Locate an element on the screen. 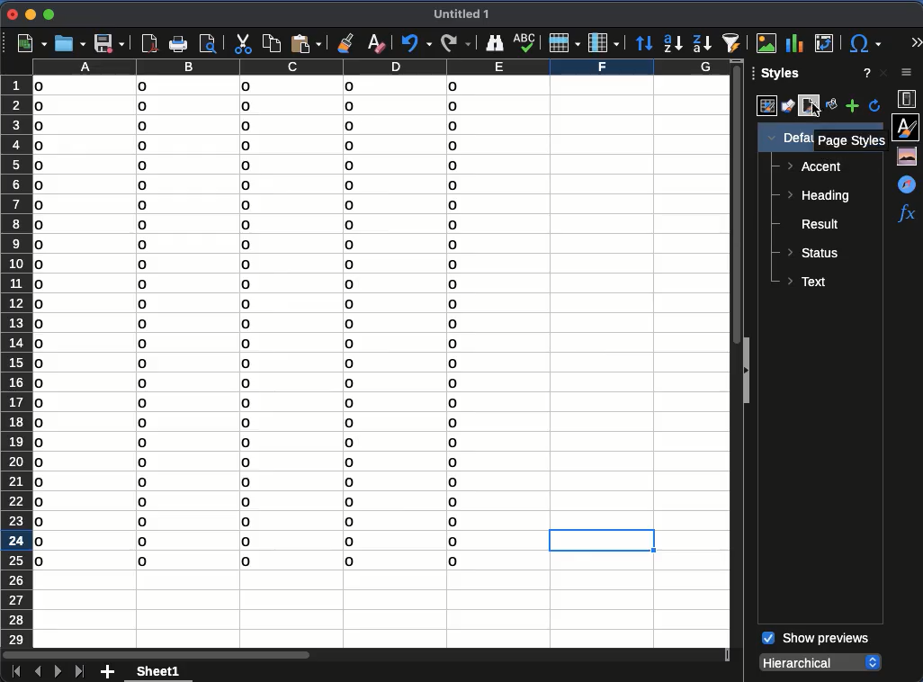 This screenshot has width=923, height=682. sort is located at coordinates (643, 43).